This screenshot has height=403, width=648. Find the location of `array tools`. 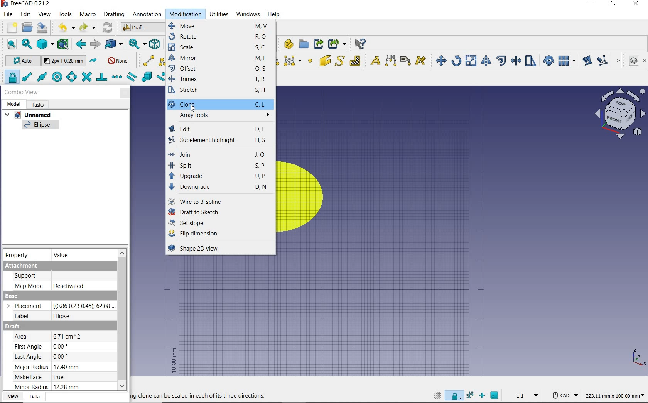

array tools is located at coordinates (567, 60).